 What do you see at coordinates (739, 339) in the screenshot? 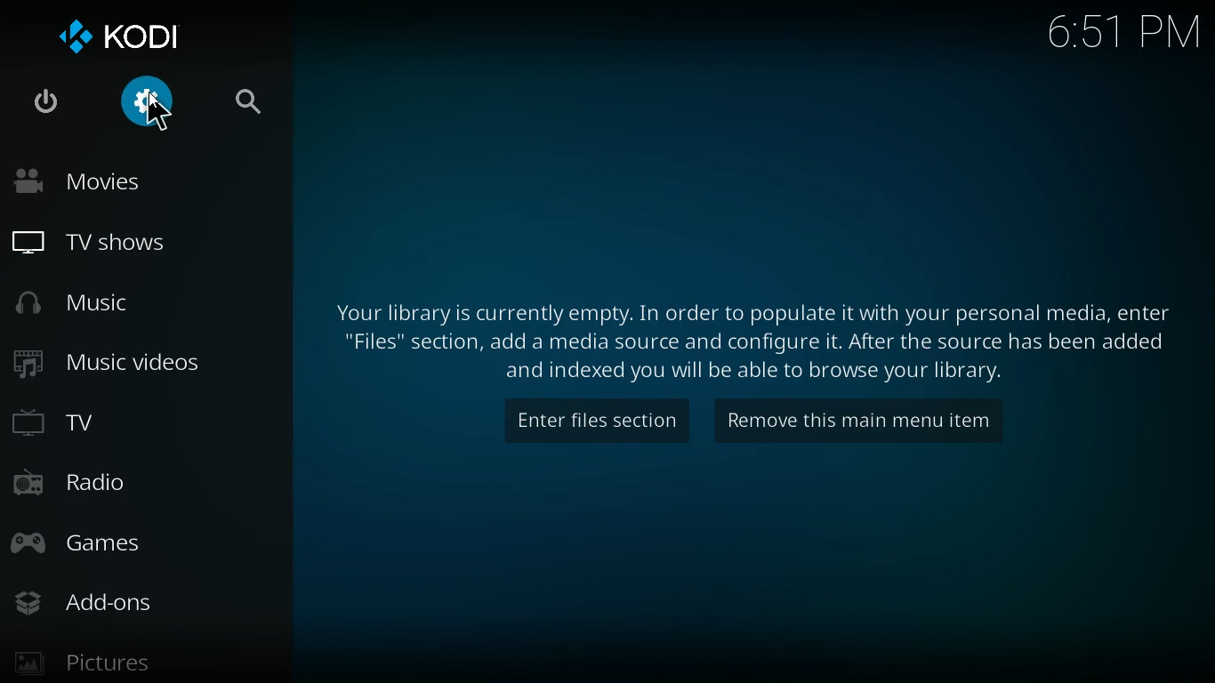
I see `message` at bounding box center [739, 339].